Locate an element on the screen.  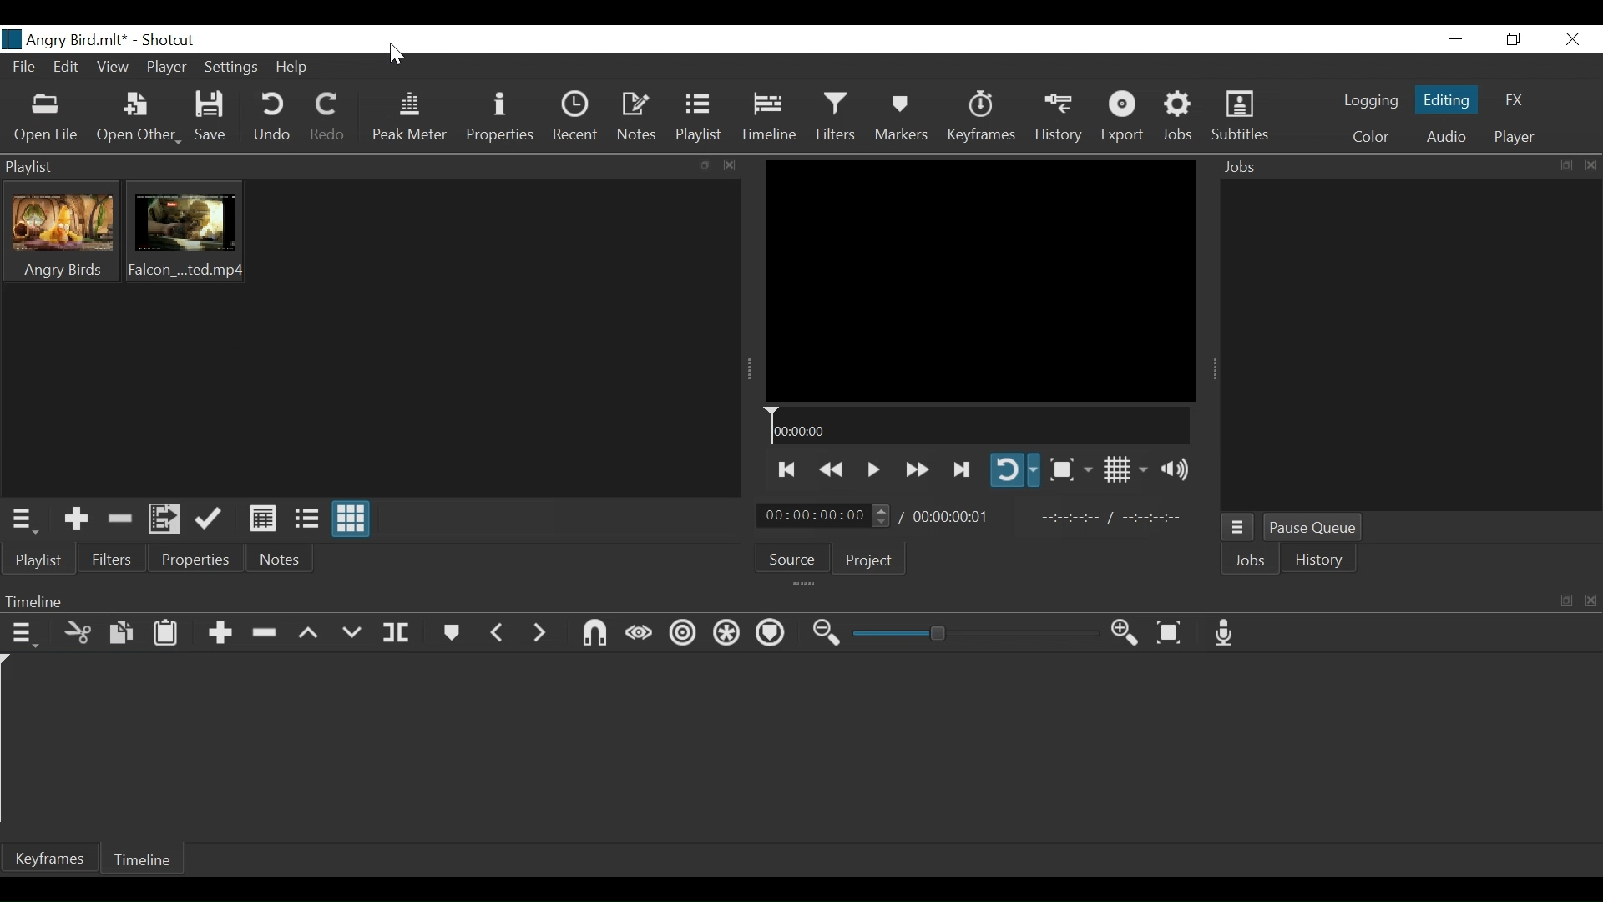
Show volume control is located at coordinates (1173, 470).